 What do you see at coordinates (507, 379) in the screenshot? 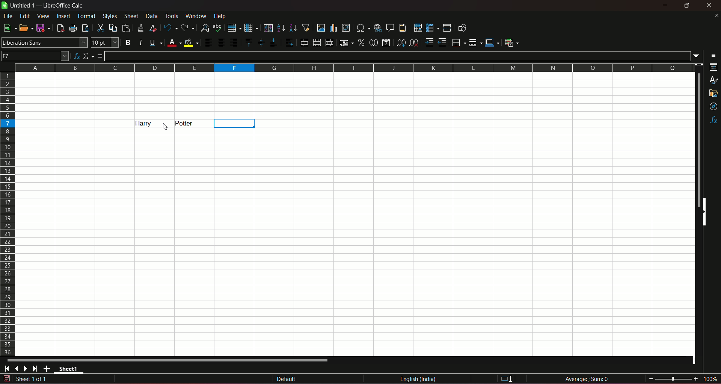
I see `I beam cursor` at bounding box center [507, 379].